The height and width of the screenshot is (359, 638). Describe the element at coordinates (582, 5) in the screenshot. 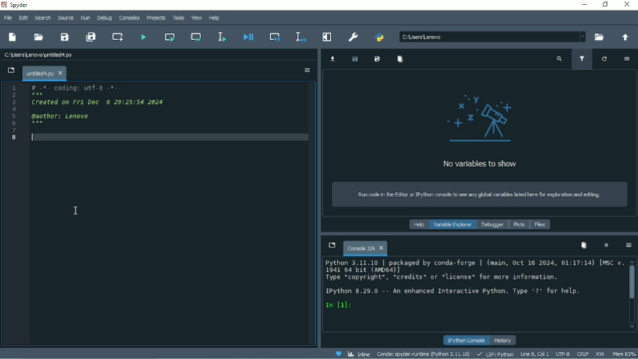

I see `Minimize` at that location.